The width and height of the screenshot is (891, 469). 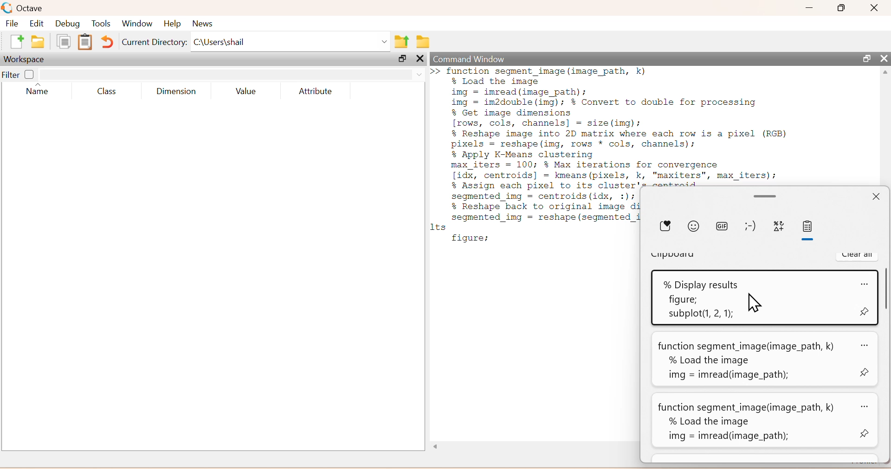 I want to click on paste, so click(x=809, y=229).